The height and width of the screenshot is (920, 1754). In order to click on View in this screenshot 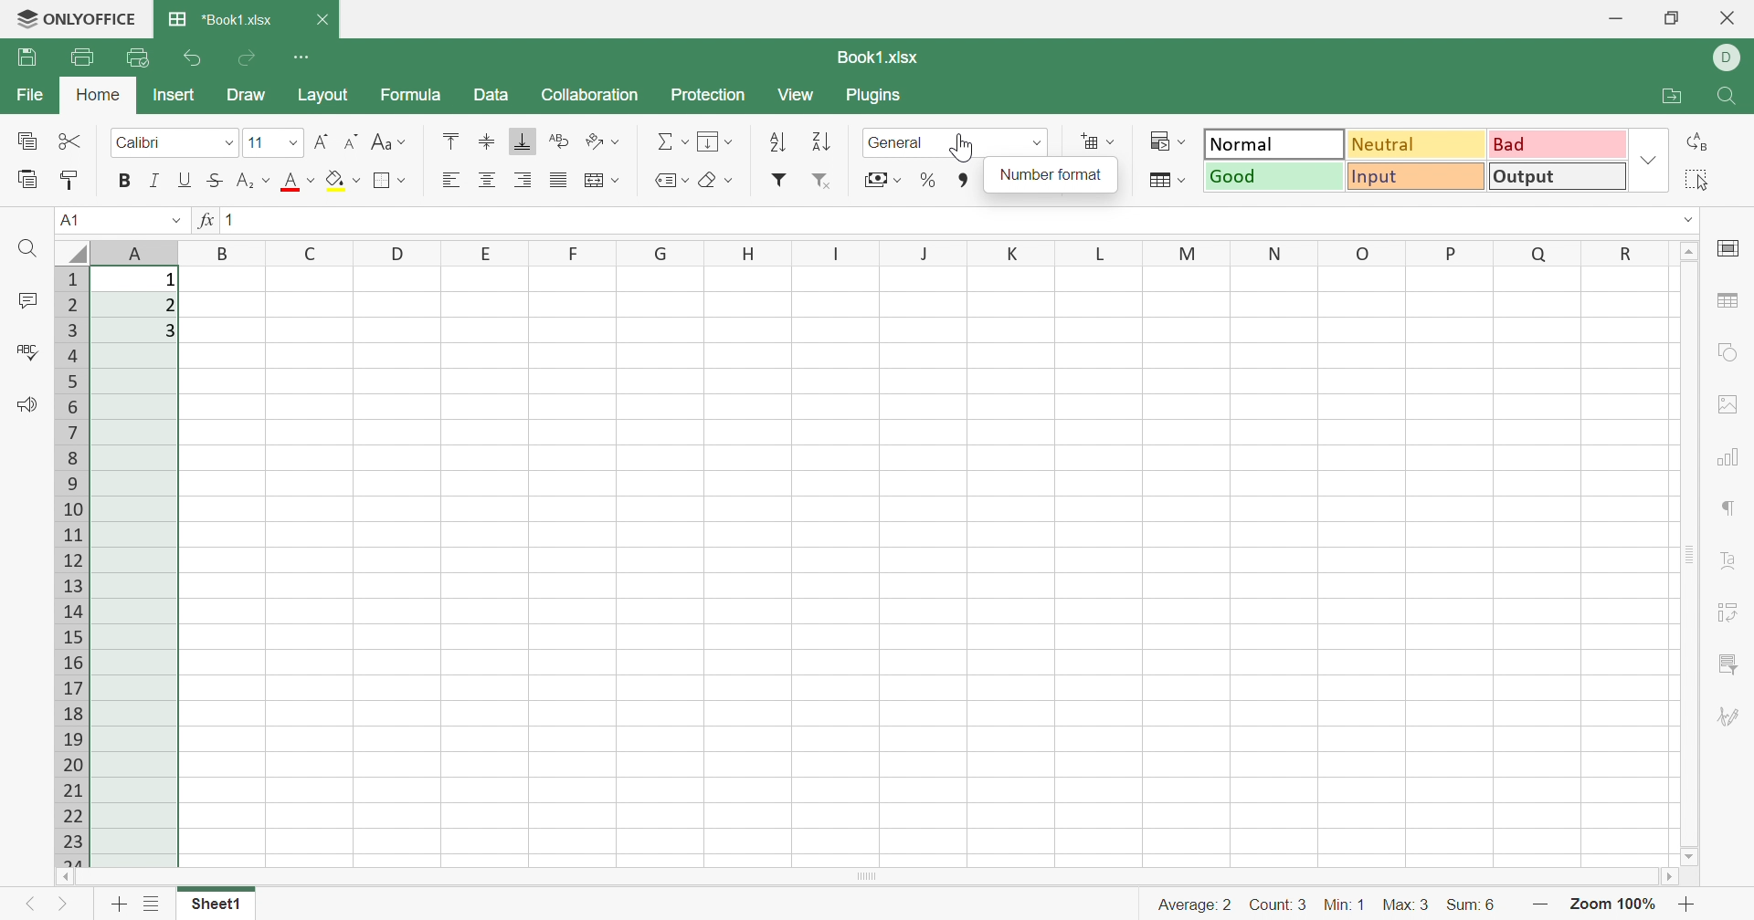, I will do `click(794, 95)`.